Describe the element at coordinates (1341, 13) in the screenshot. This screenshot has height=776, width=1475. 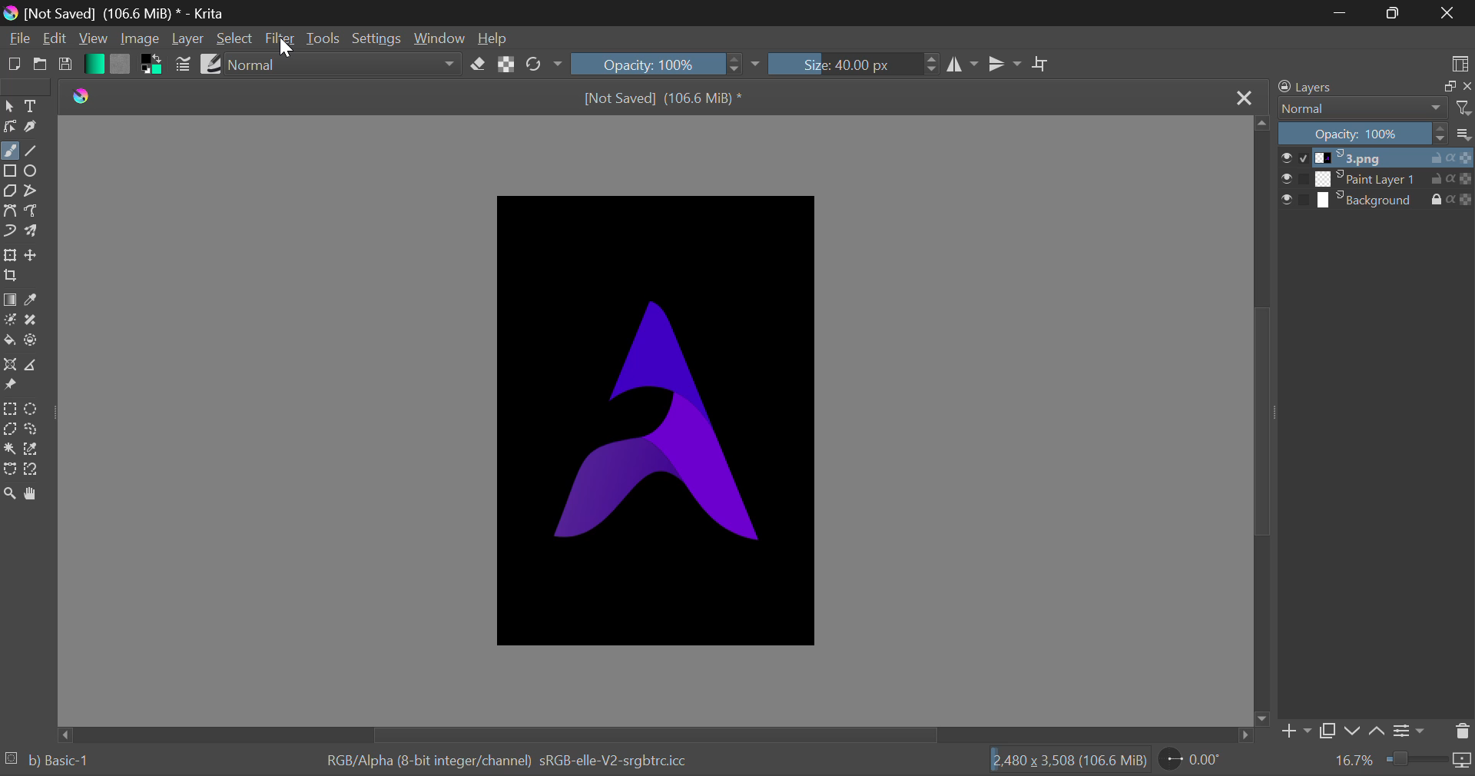
I see `Restore Down` at that location.